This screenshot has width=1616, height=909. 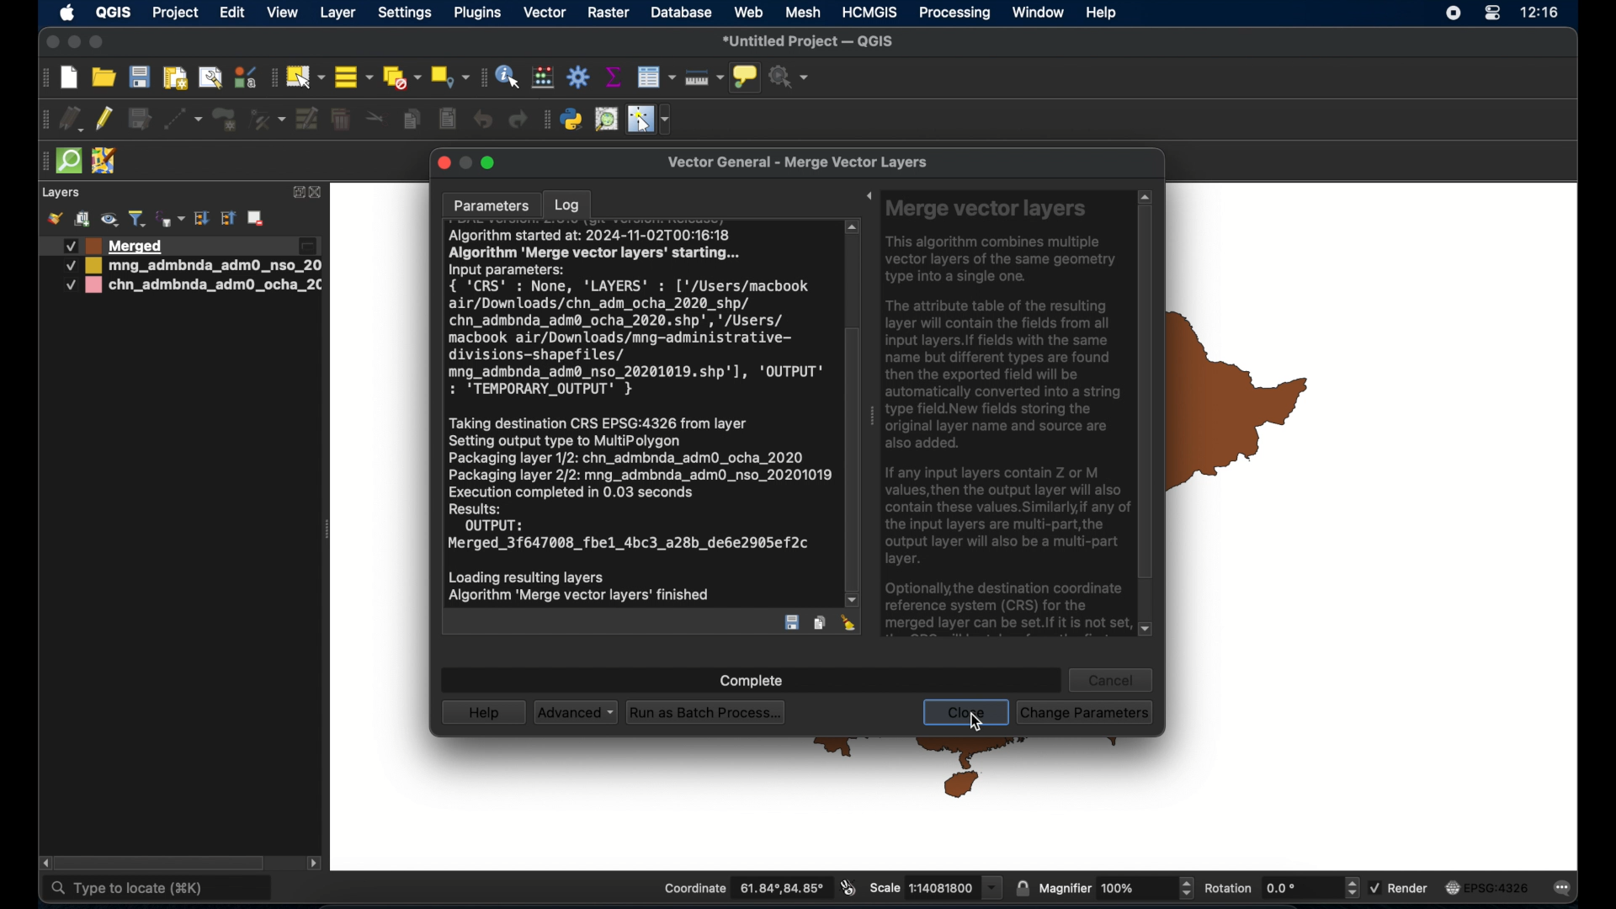 I want to click on edited layer icon, so click(x=307, y=247).